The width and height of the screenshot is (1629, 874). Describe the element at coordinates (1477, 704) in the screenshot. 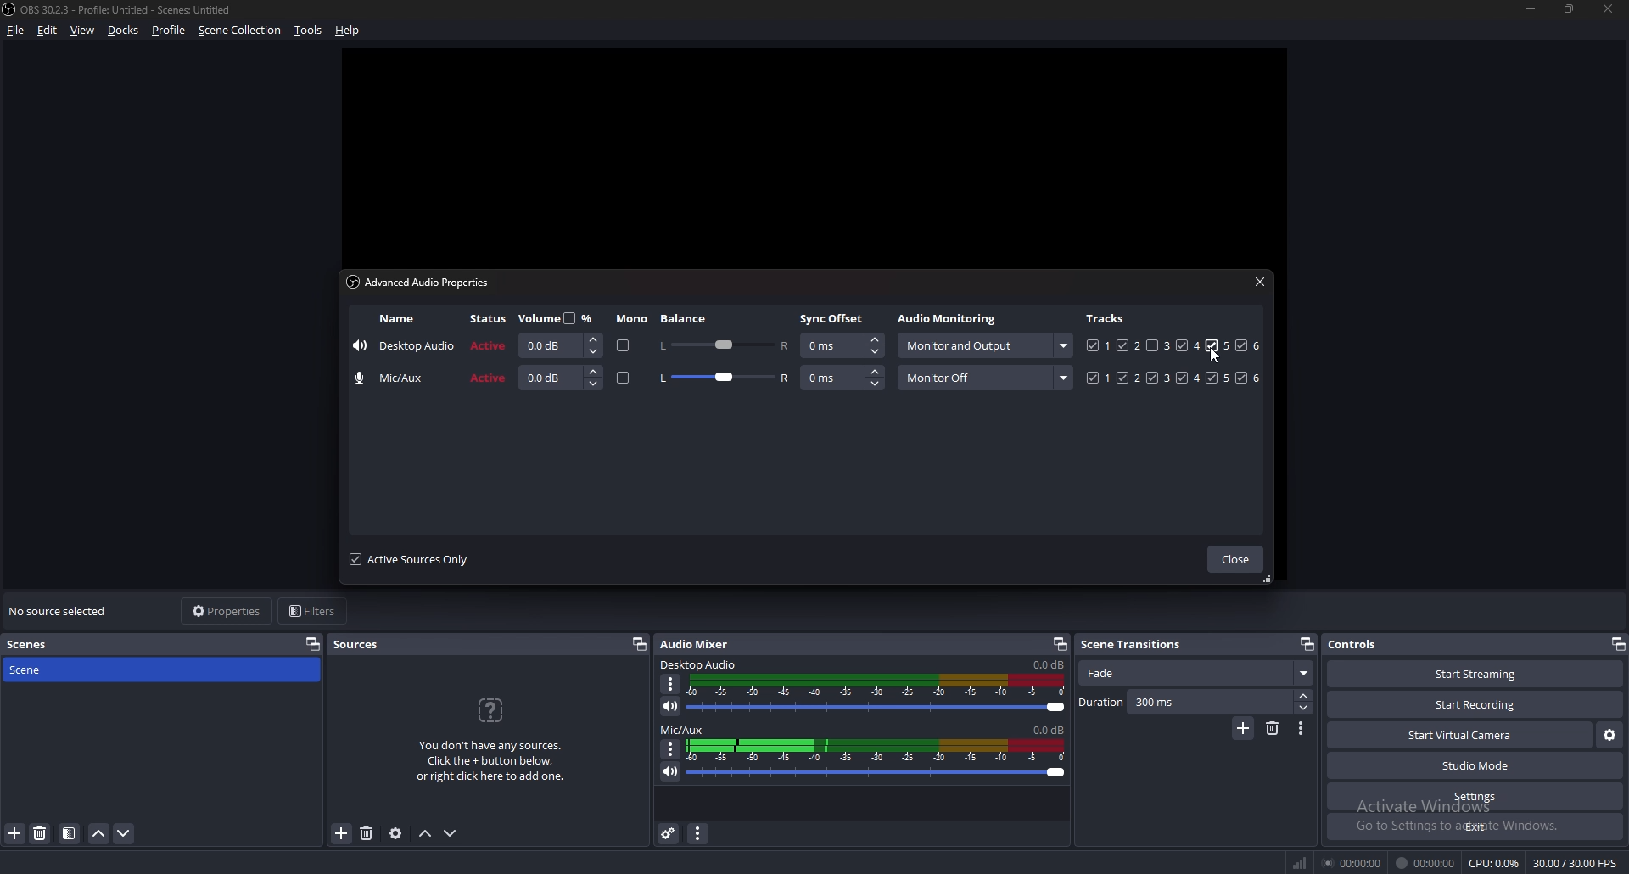

I see `start recording` at that location.